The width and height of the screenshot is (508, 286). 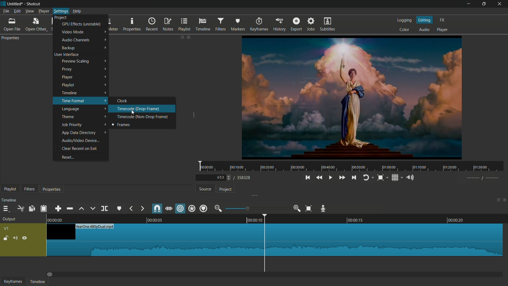 I want to click on total frames, so click(x=244, y=177).